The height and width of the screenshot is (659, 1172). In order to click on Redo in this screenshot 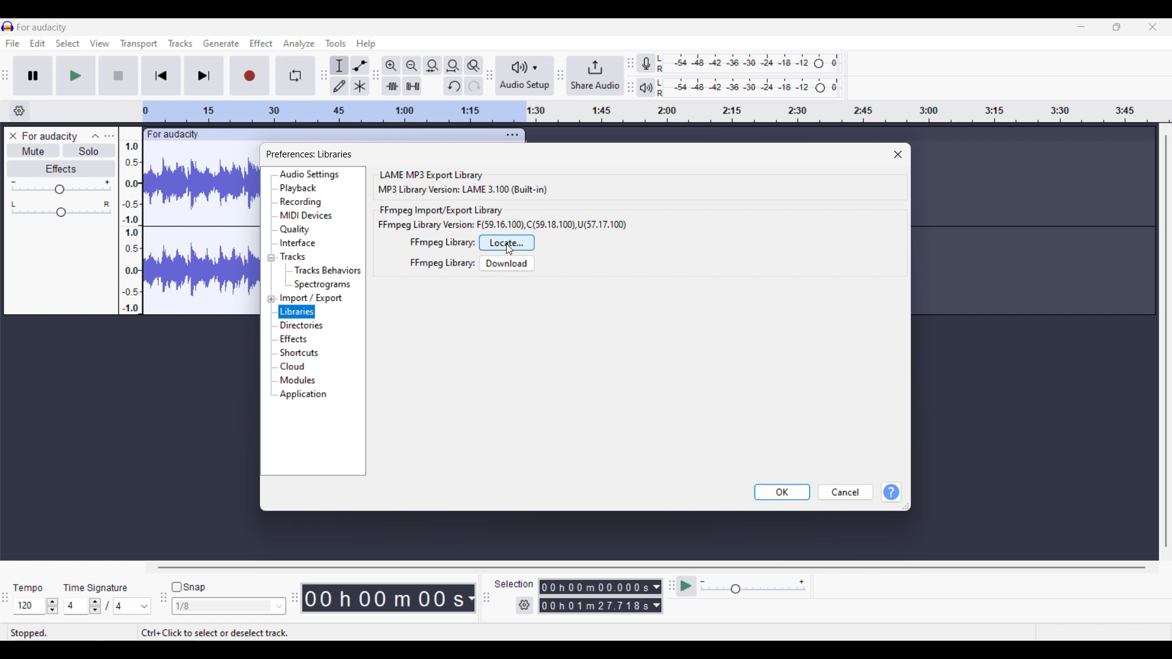, I will do `click(474, 86)`.